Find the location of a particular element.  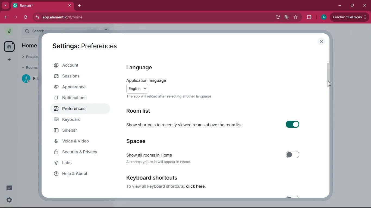

account is located at coordinates (77, 65).